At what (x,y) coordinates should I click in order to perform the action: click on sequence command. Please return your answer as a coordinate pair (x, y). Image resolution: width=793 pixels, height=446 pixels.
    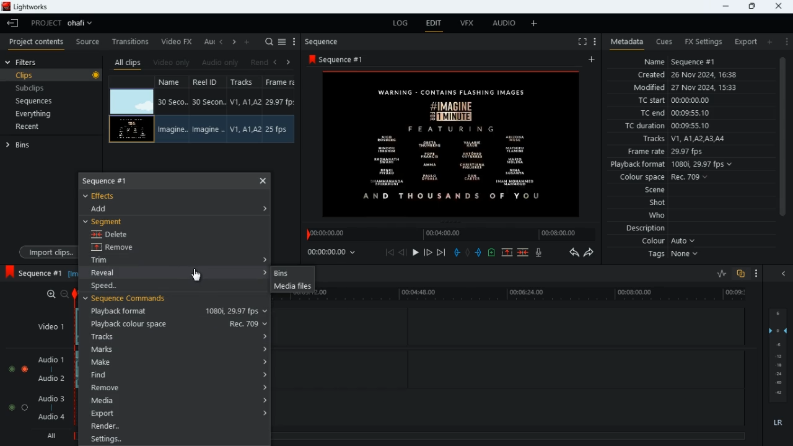
    Looking at the image, I should click on (130, 299).